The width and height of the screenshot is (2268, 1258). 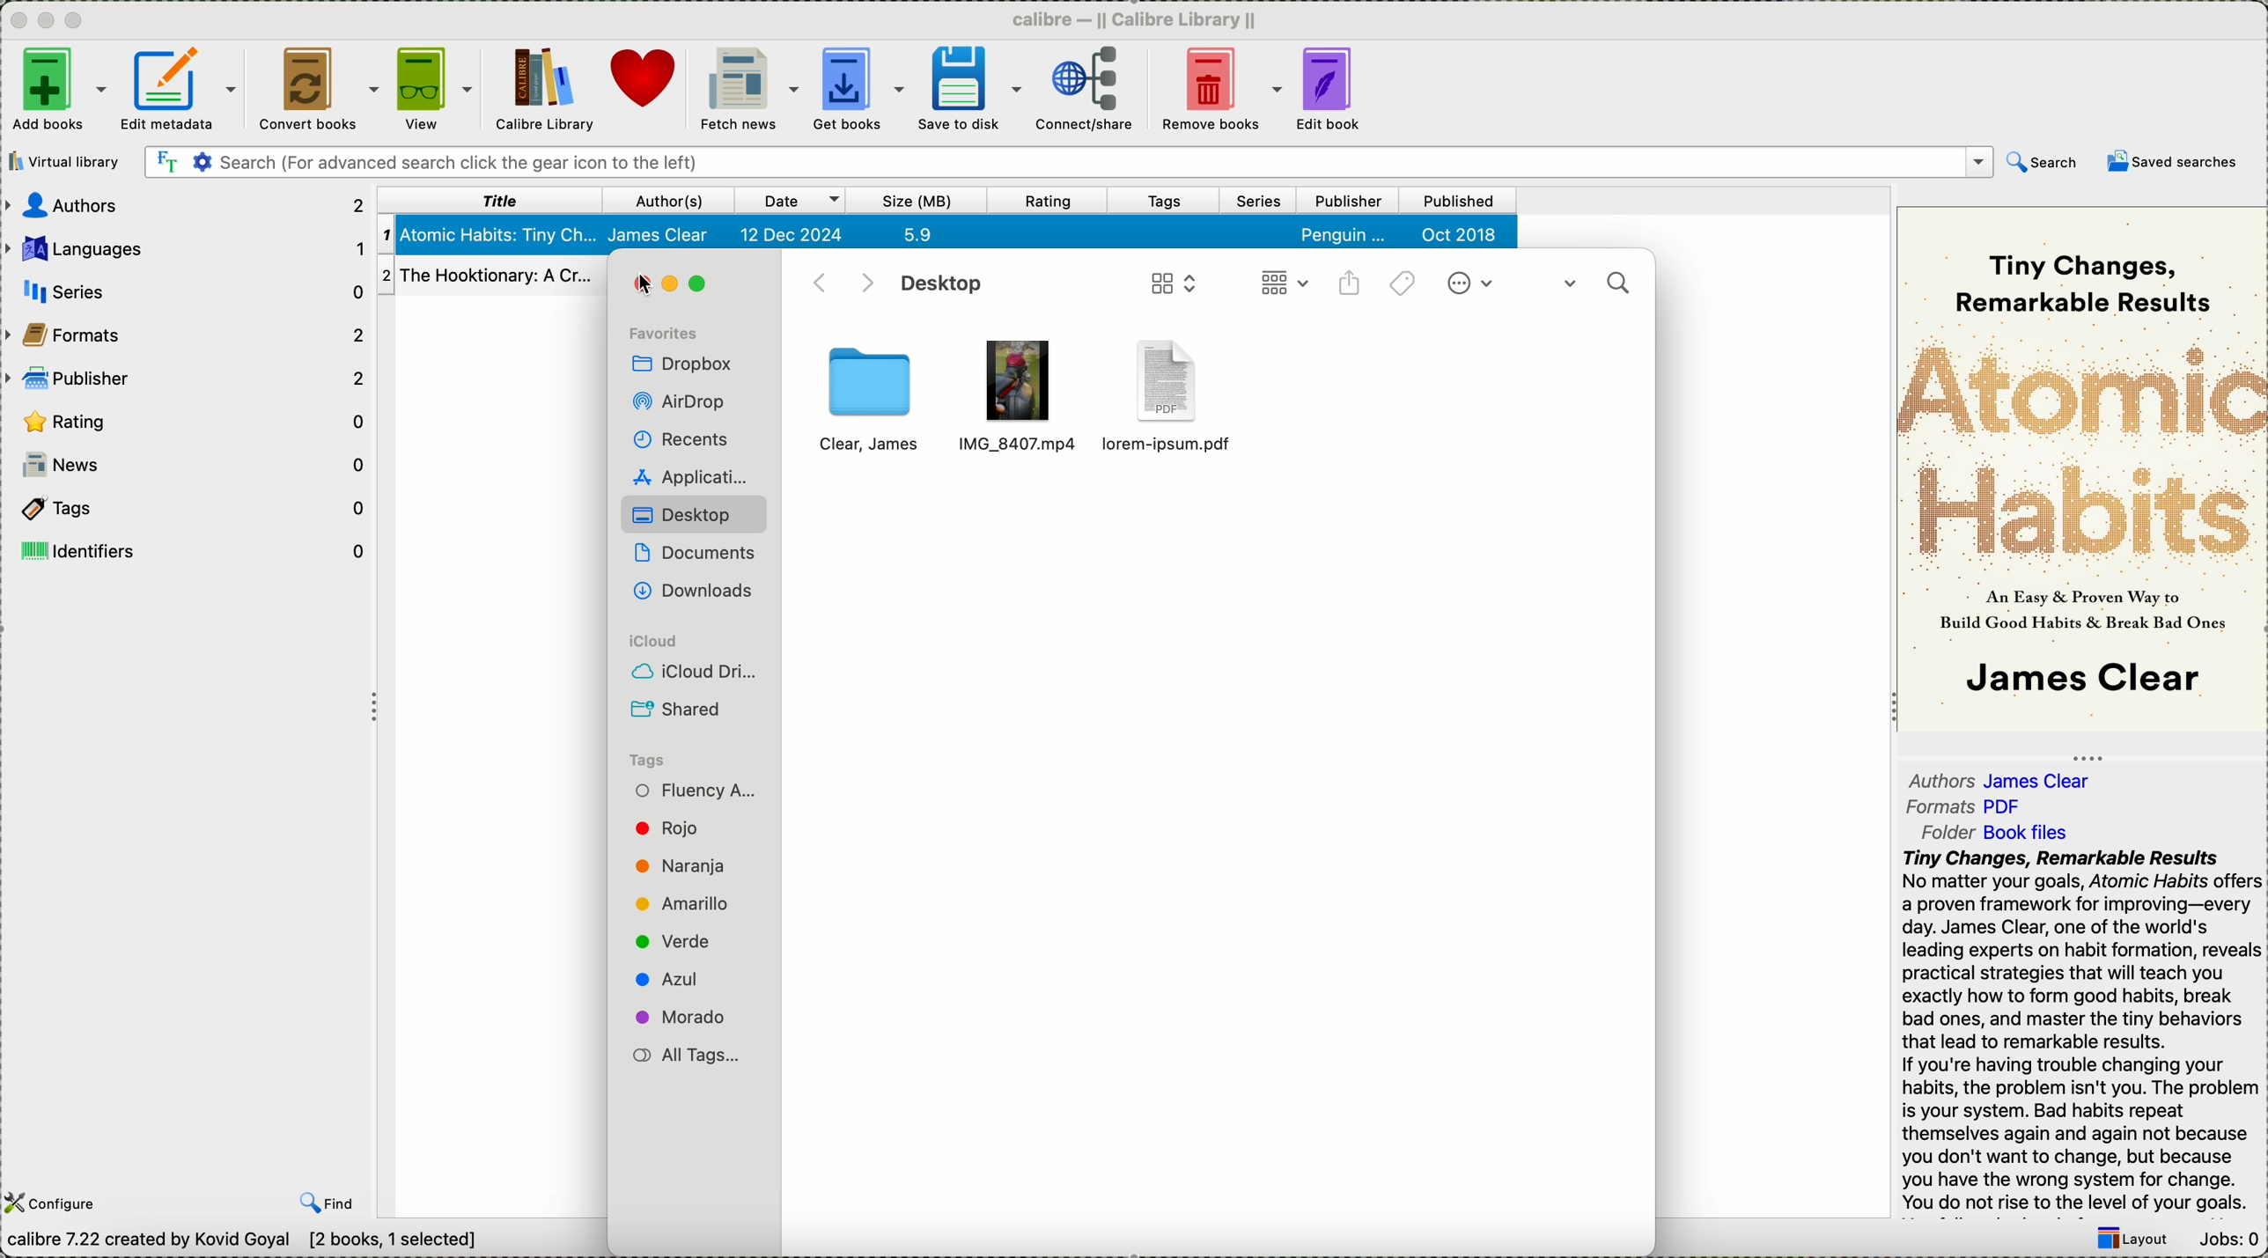 What do you see at coordinates (2006, 781) in the screenshot?
I see `authors` at bounding box center [2006, 781].